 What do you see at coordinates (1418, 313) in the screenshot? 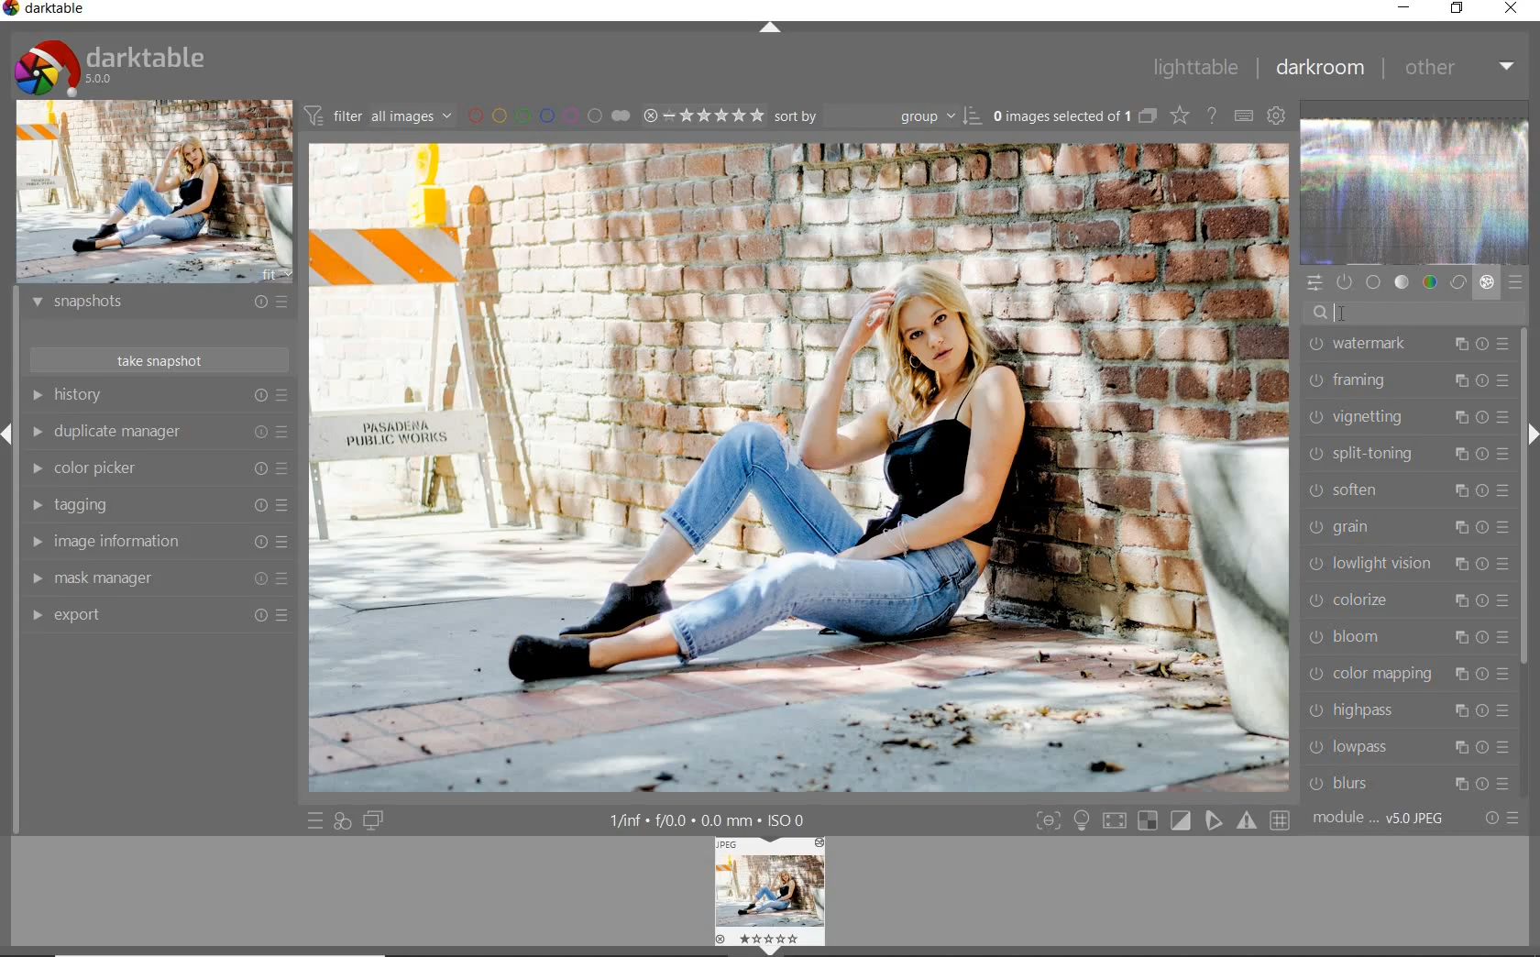
I see `search modules by name` at bounding box center [1418, 313].